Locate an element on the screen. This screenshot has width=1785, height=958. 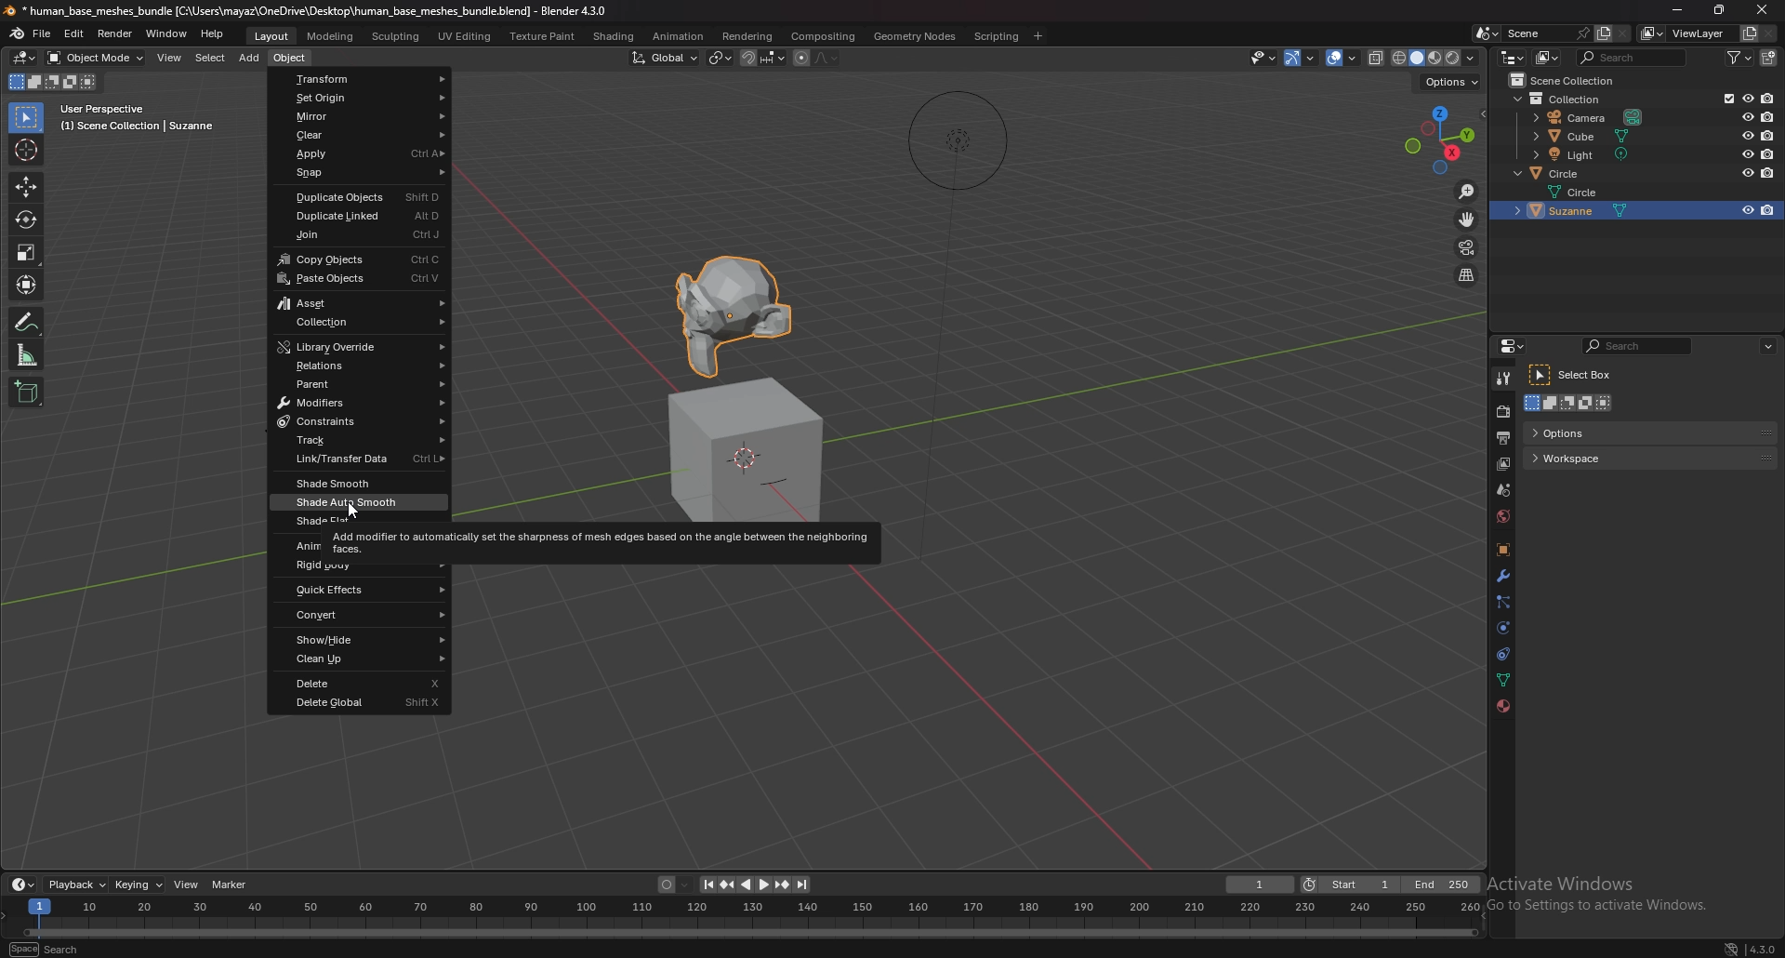
rigid body is located at coordinates (361, 566).